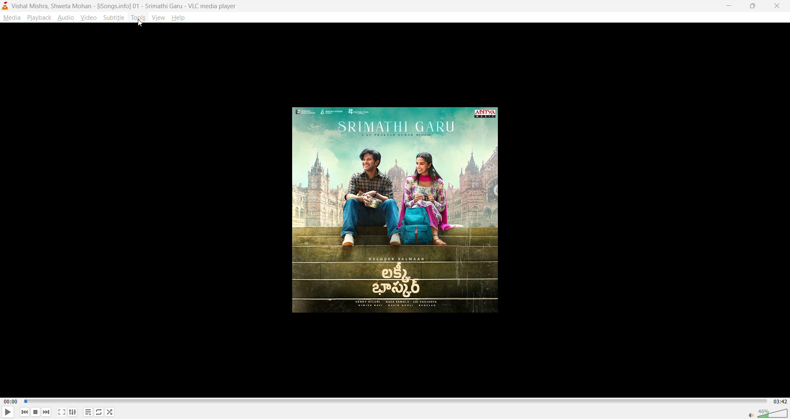 The height and width of the screenshot is (419, 790). Describe the element at coordinates (89, 17) in the screenshot. I see `video` at that location.